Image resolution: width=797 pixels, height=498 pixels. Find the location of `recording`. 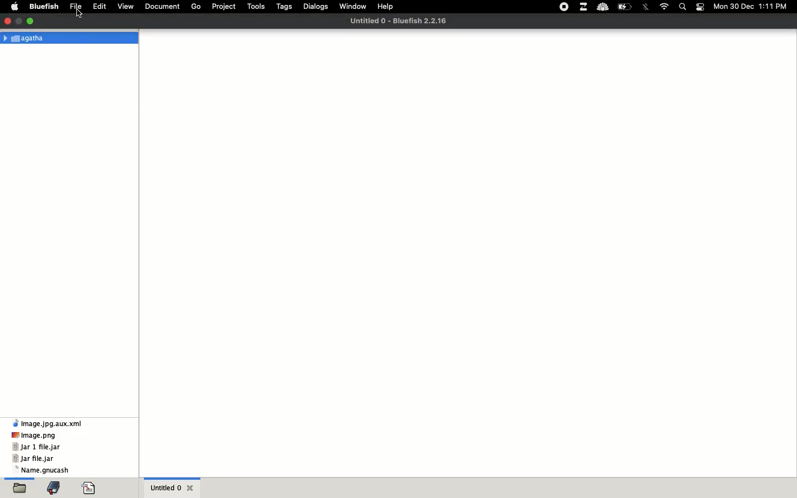

recording is located at coordinates (565, 8).